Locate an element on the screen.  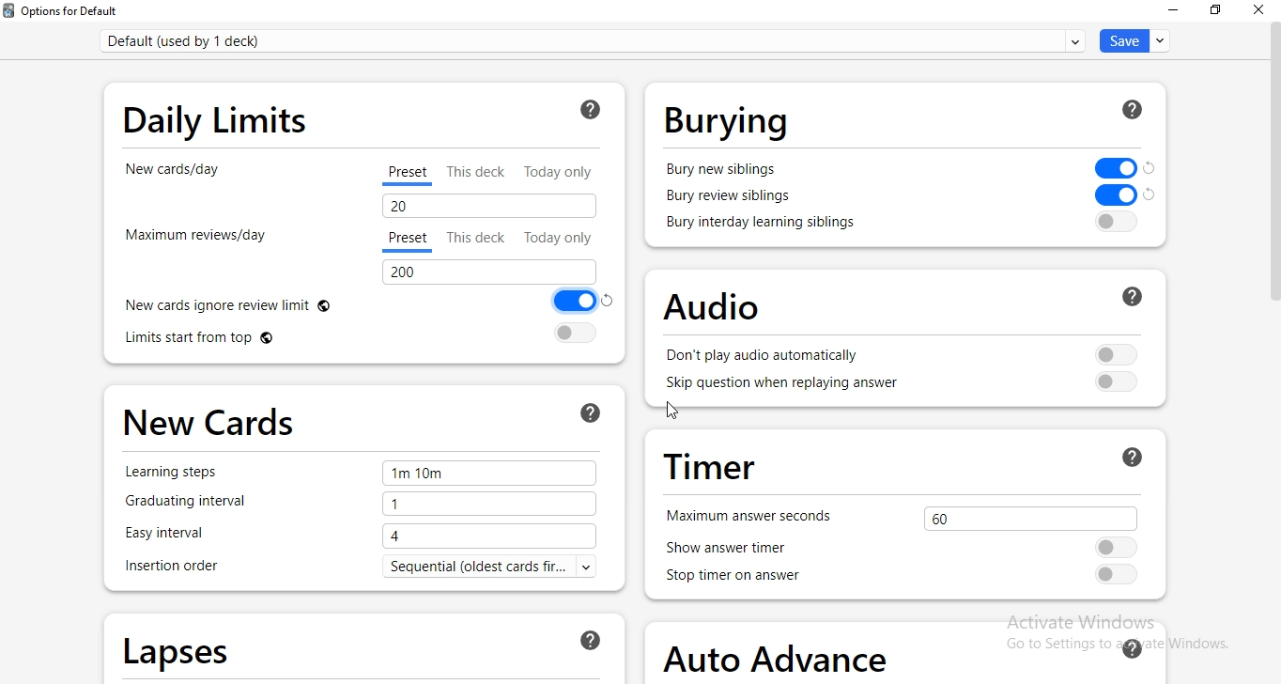
new cards/day is located at coordinates (175, 178).